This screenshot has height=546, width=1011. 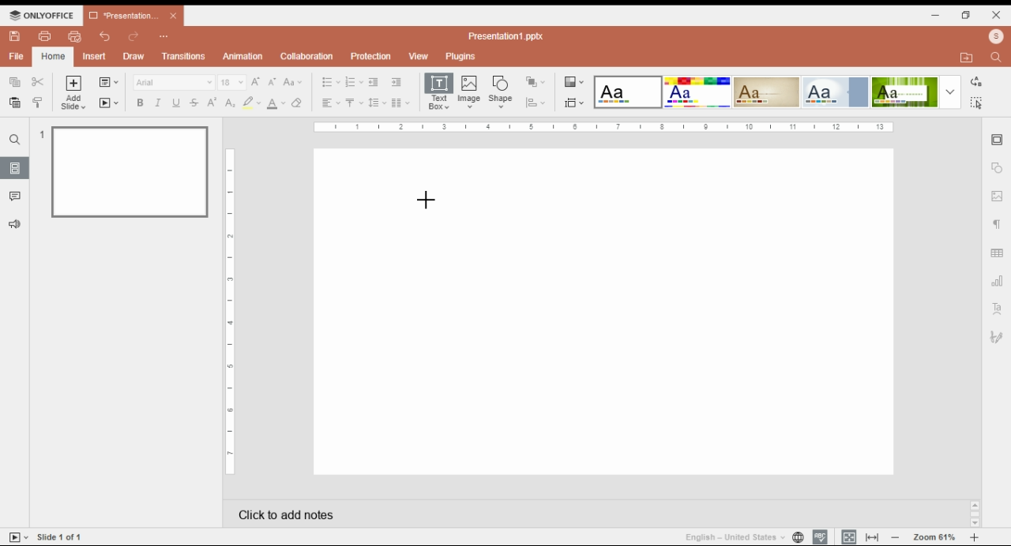 I want to click on open file location, so click(x=969, y=57).